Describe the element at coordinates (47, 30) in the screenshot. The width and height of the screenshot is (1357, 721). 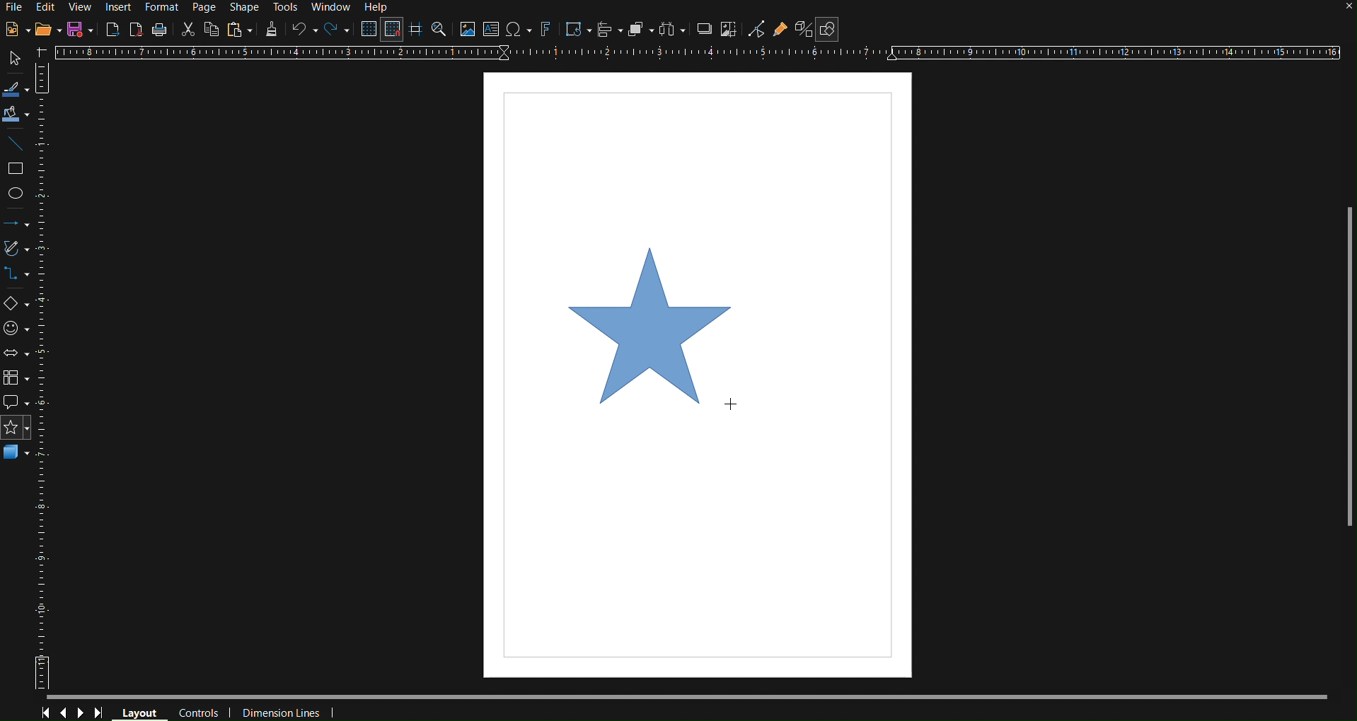
I see `Open` at that location.